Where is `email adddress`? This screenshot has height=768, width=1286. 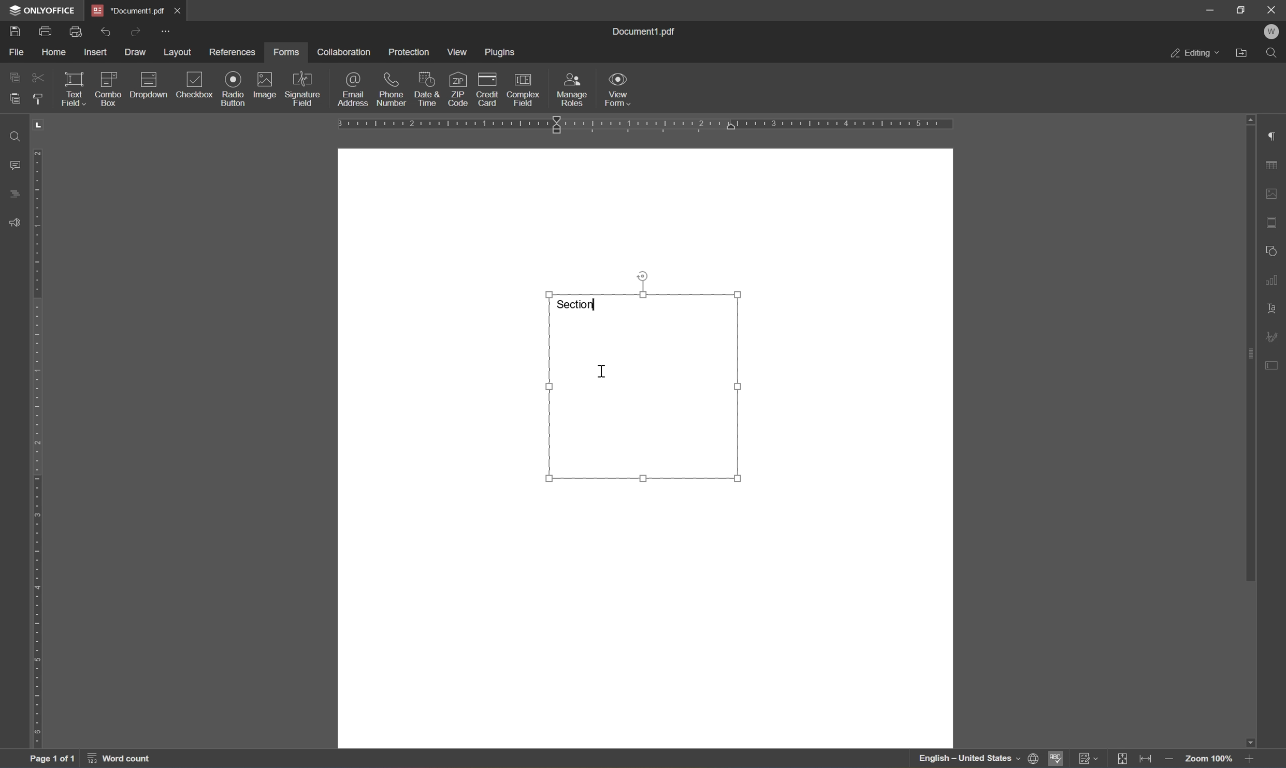
email adddress is located at coordinates (352, 89).